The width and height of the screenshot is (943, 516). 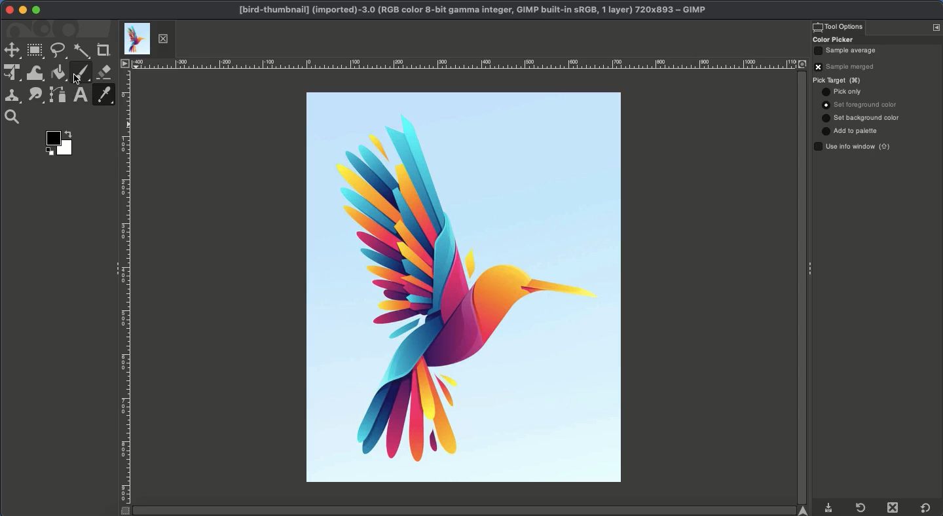 I want to click on Fuzzy selector, so click(x=82, y=52).